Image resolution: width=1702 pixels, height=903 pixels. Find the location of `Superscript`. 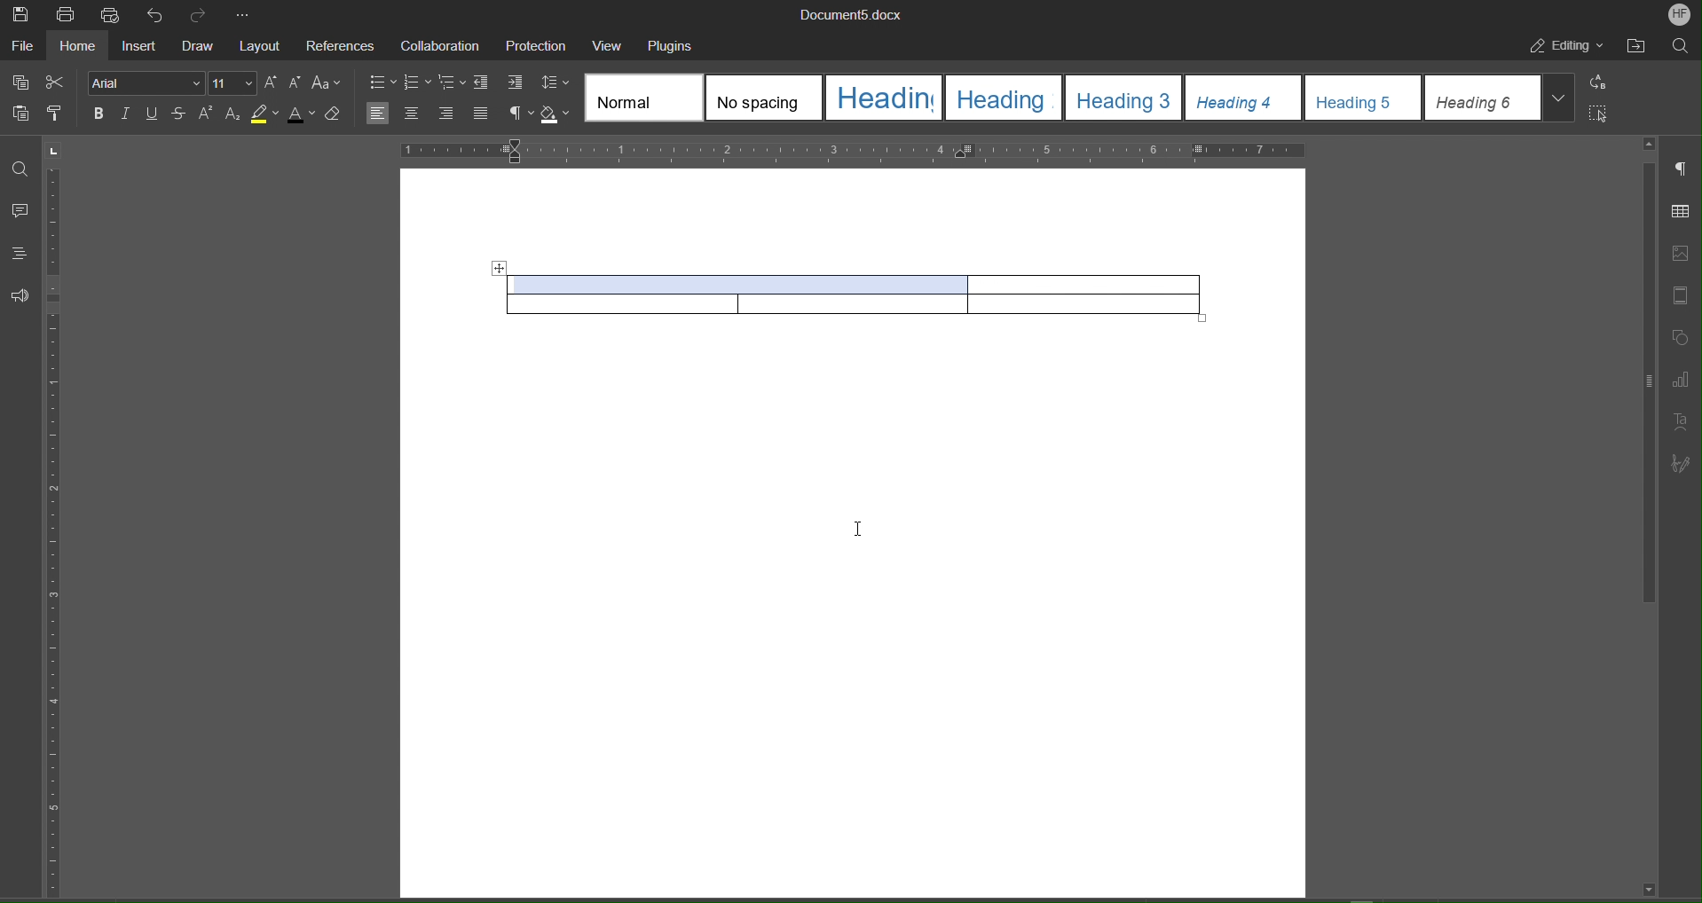

Superscript is located at coordinates (207, 114).